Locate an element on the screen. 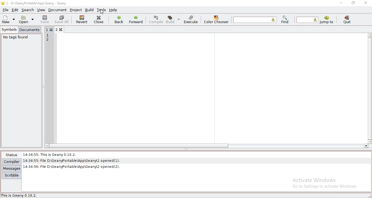 The image size is (372, 198). project is located at coordinates (76, 10).